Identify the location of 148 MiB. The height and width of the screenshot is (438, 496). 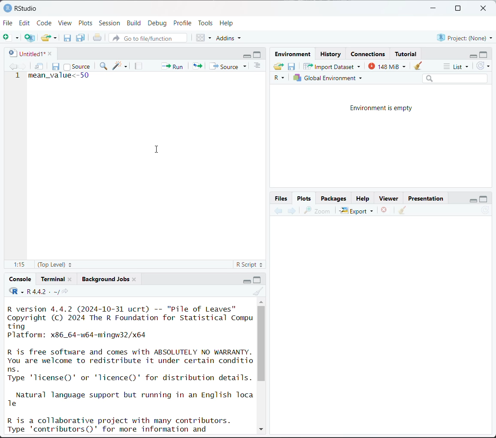
(385, 66).